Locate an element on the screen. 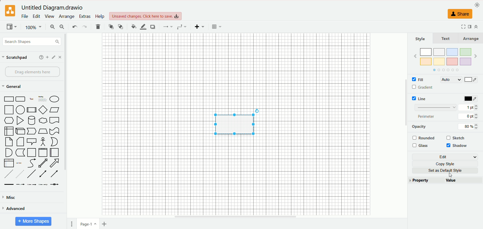 The image size is (483, 229). general is located at coordinates (13, 87).